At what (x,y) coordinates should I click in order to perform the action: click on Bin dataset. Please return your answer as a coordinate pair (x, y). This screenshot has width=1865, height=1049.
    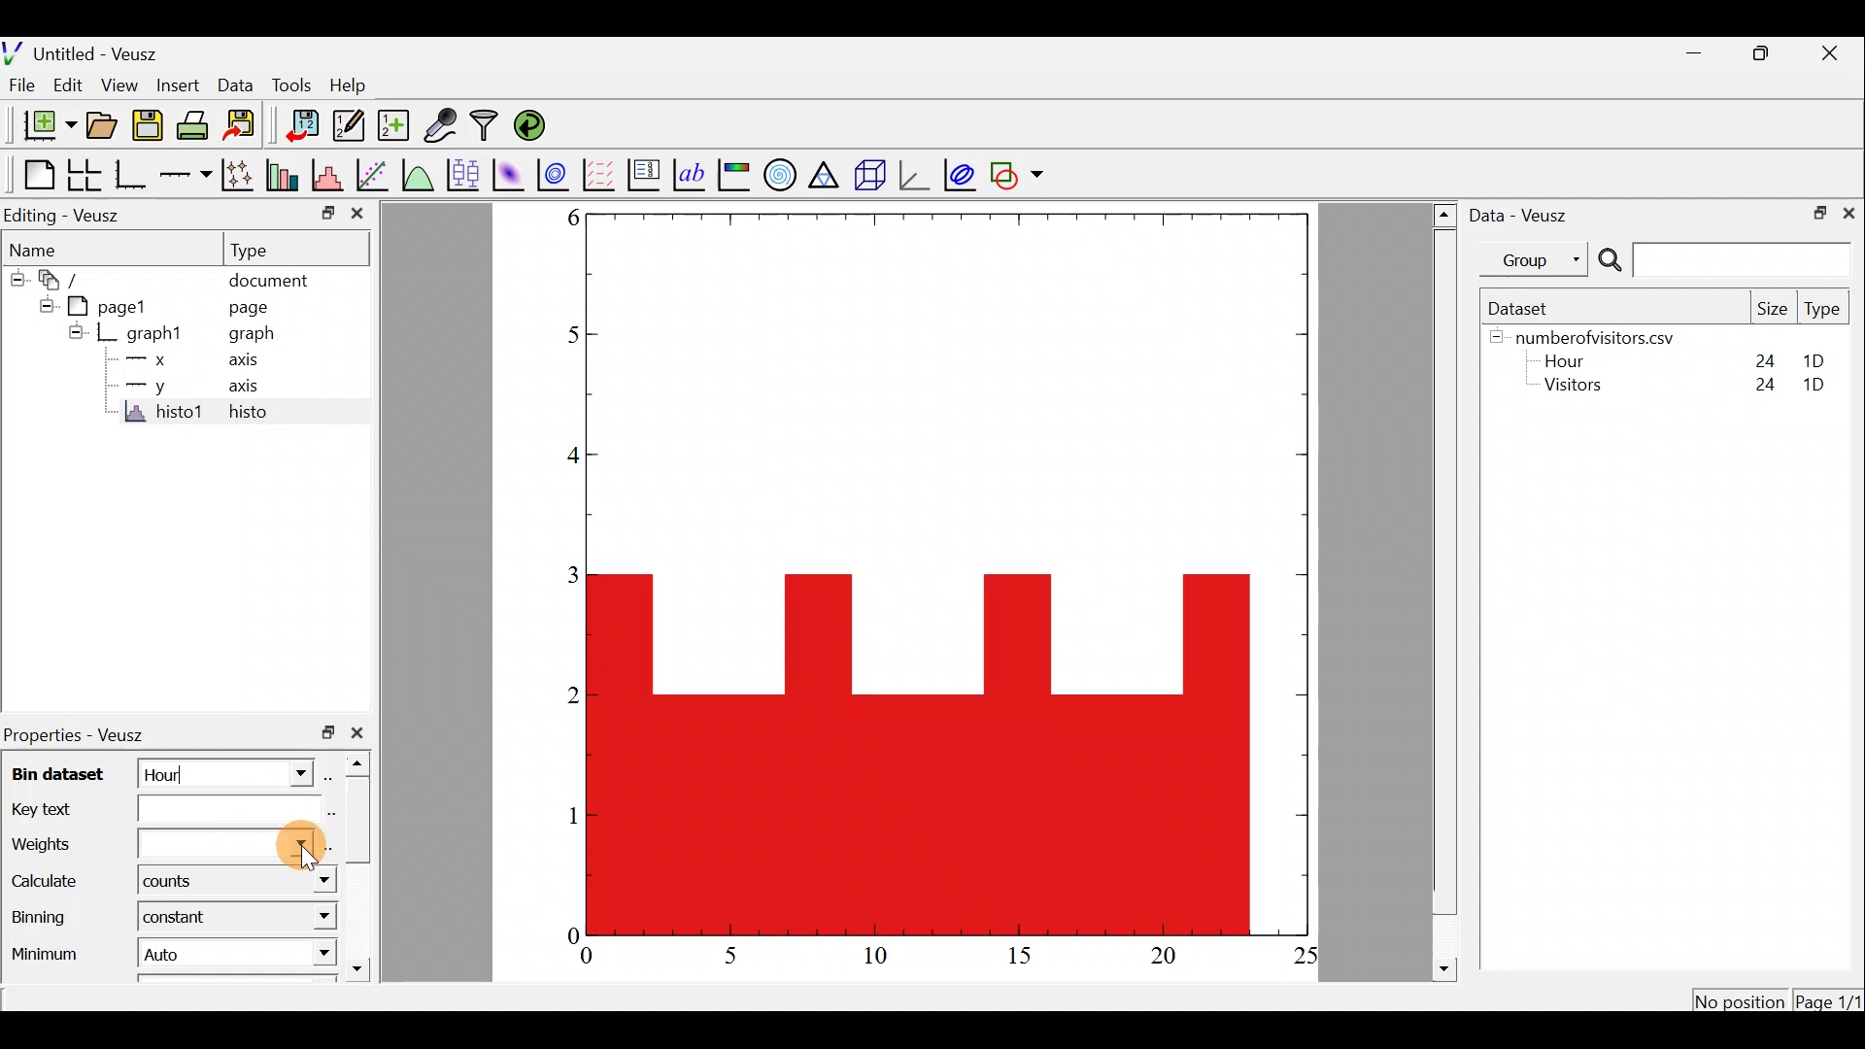
    Looking at the image, I should click on (64, 775).